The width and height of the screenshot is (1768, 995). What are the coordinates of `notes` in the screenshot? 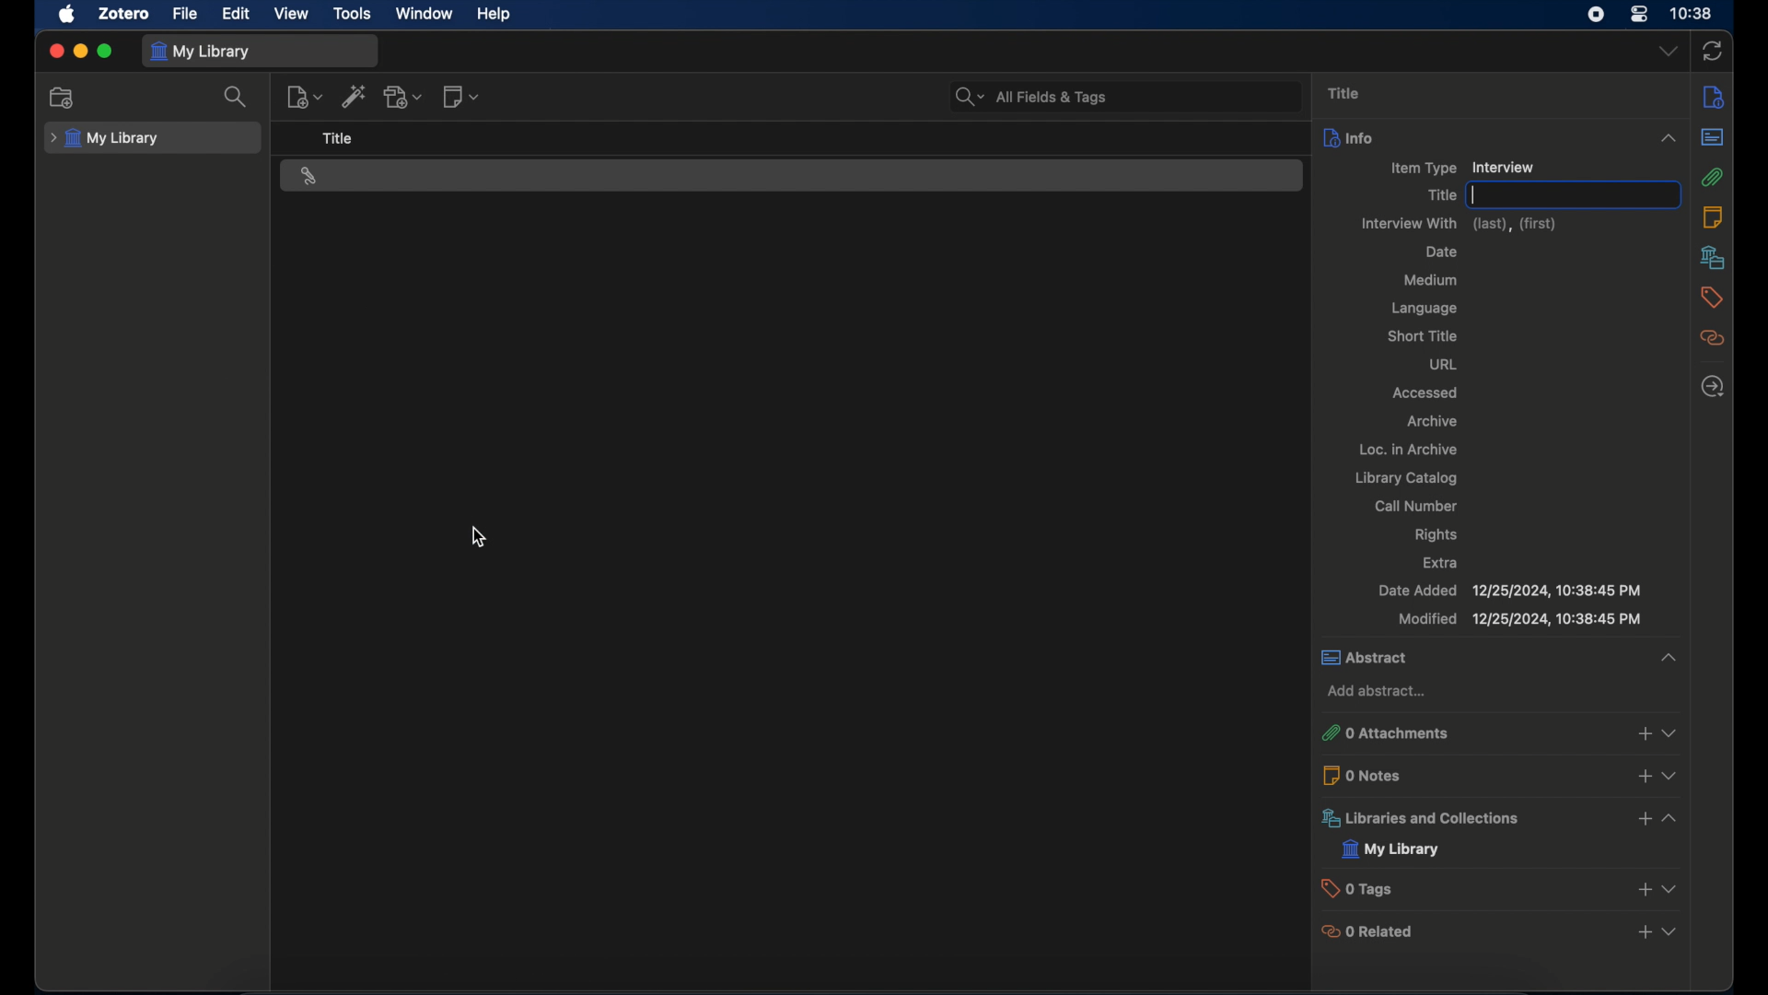 It's located at (1713, 217).